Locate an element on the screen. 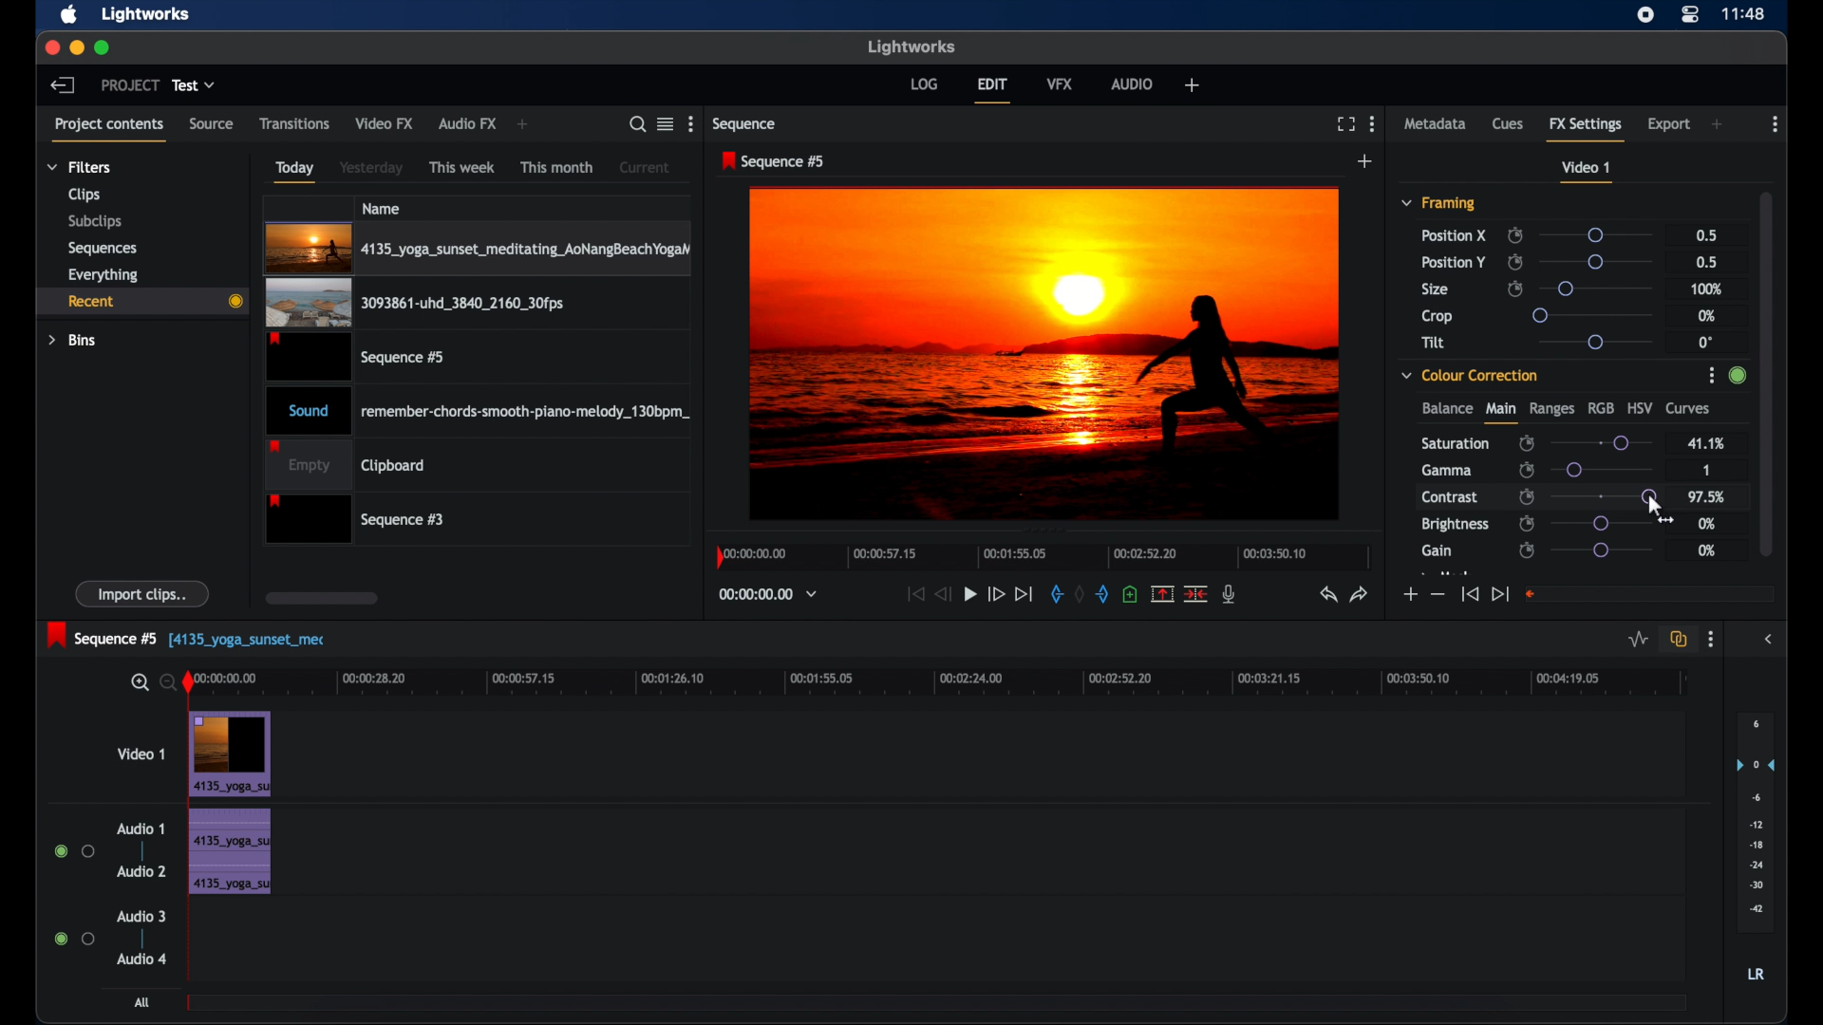 This screenshot has width=1823, height=1025. name is located at coordinates (383, 208).